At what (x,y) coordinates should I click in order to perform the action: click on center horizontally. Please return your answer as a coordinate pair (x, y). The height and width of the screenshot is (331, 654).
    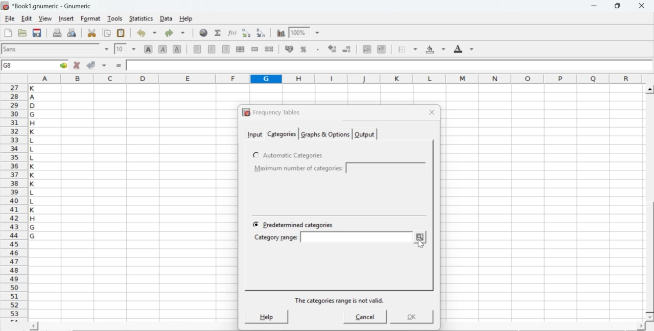
    Looking at the image, I should click on (240, 49).